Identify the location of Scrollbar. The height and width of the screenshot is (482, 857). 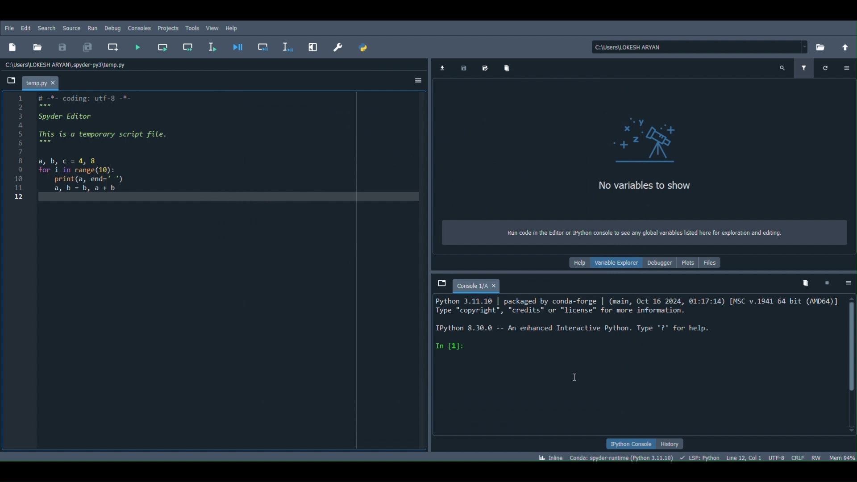
(852, 365).